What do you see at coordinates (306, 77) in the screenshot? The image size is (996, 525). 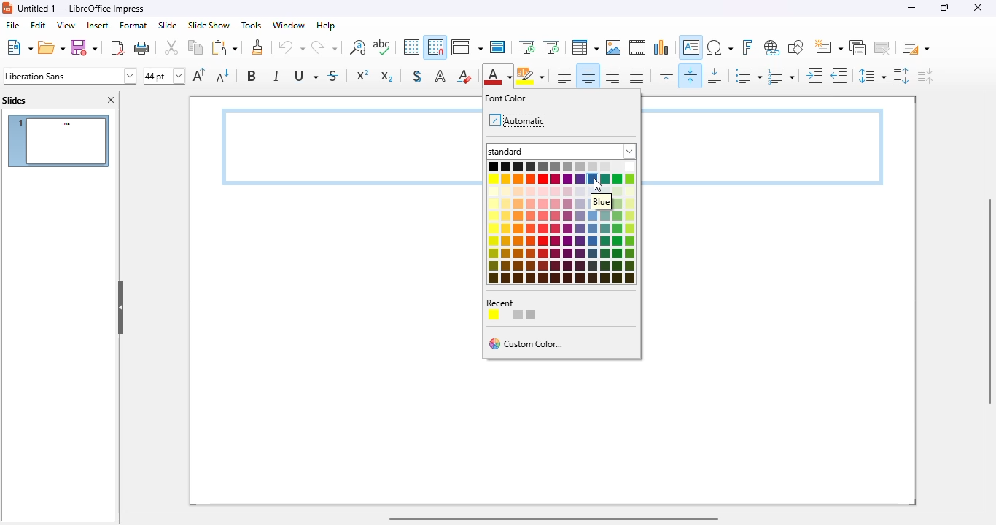 I see `underline` at bounding box center [306, 77].